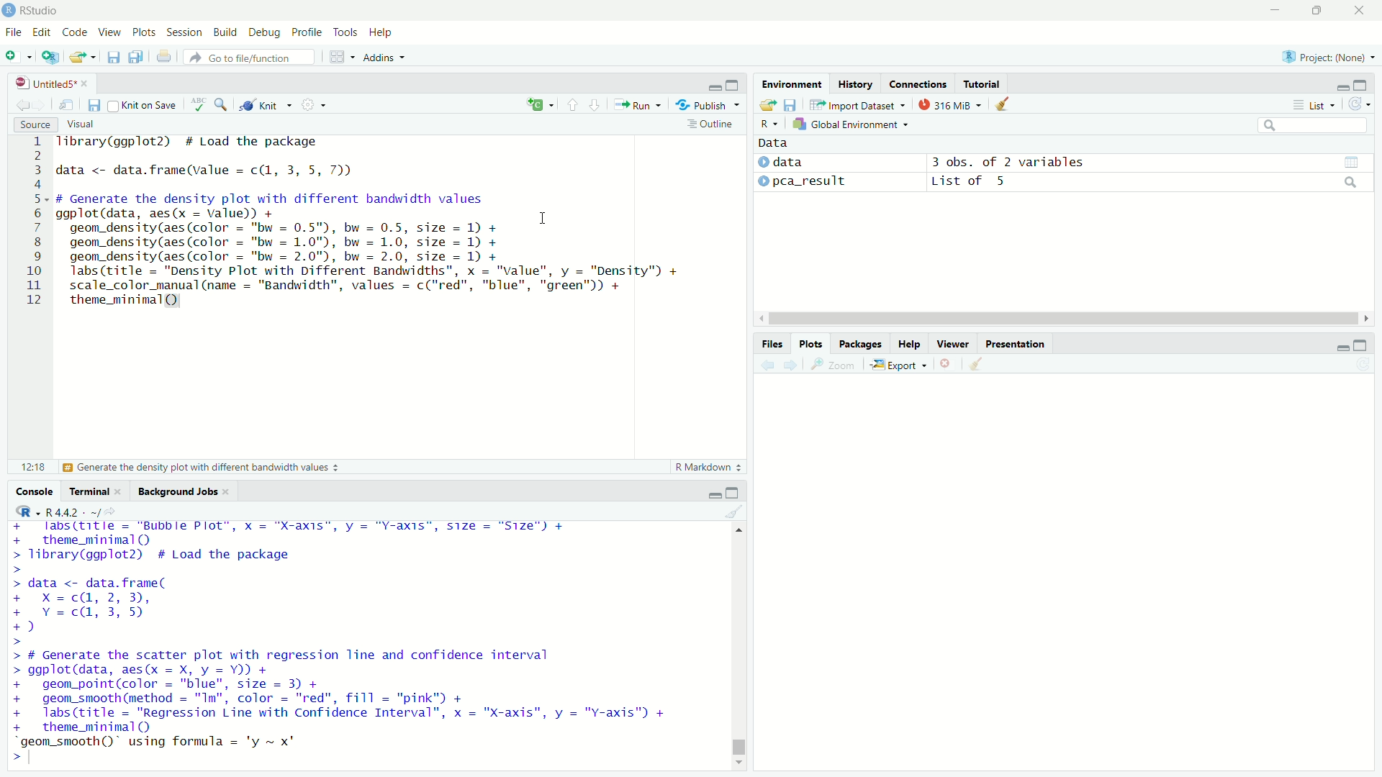 The height and width of the screenshot is (777, 1382). I want to click on Help, so click(908, 344).